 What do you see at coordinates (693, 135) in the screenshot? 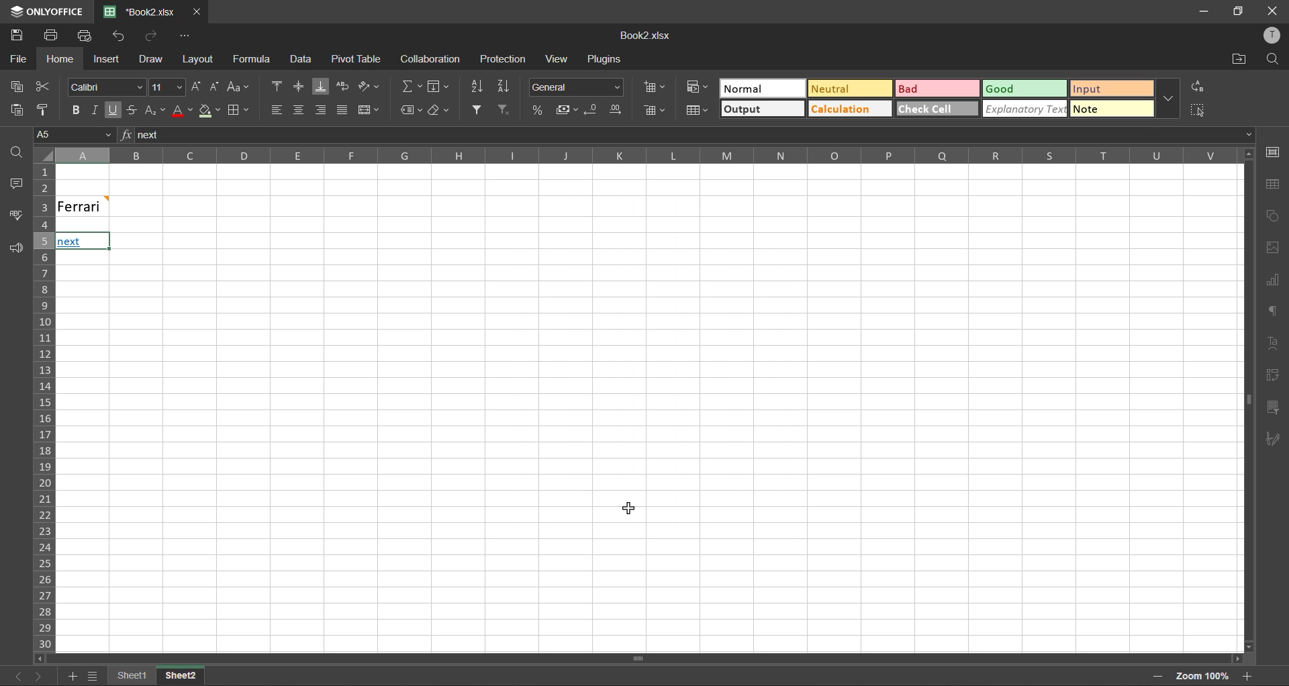
I see `formula bar` at bounding box center [693, 135].